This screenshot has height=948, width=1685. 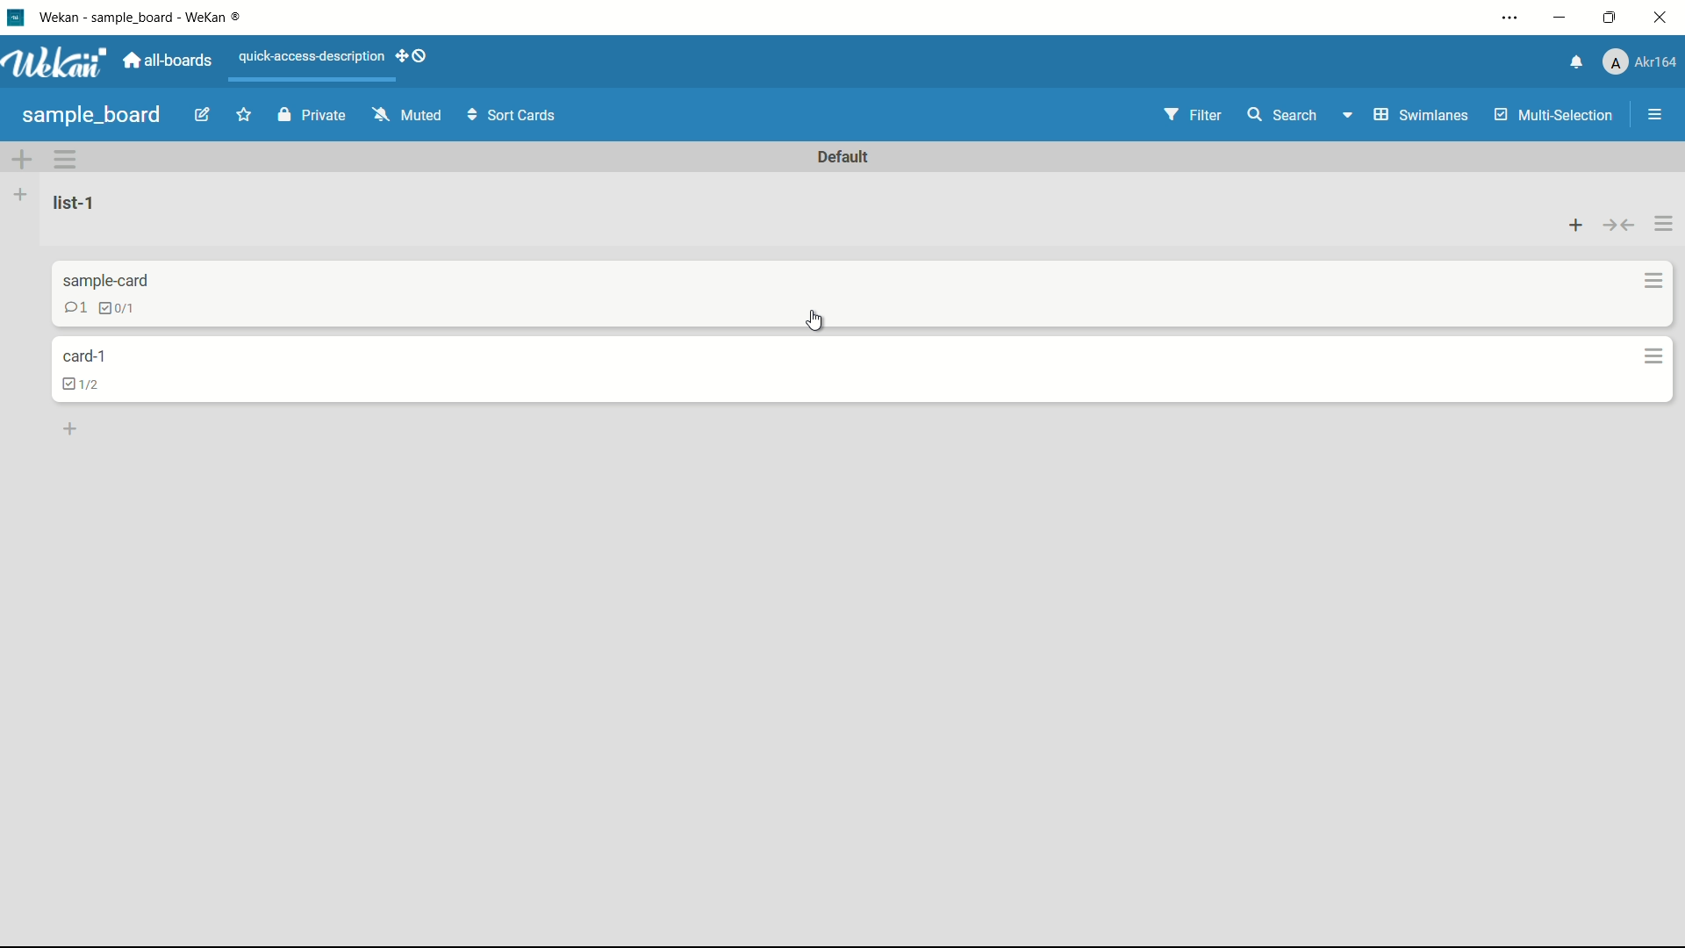 I want to click on board name, so click(x=91, y=117).